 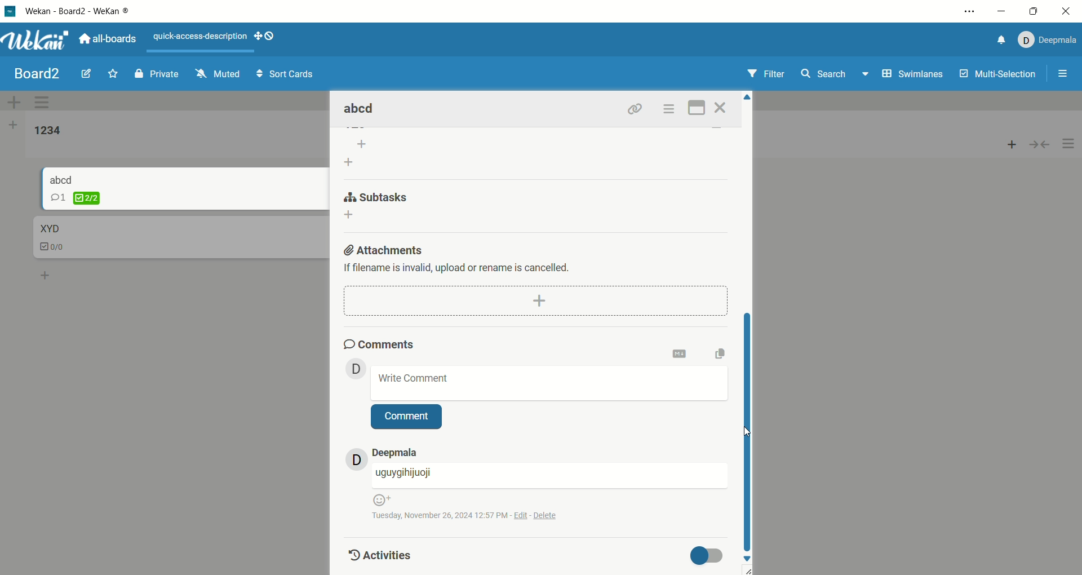 I want to click on subtask, so click(x=378, y=196).